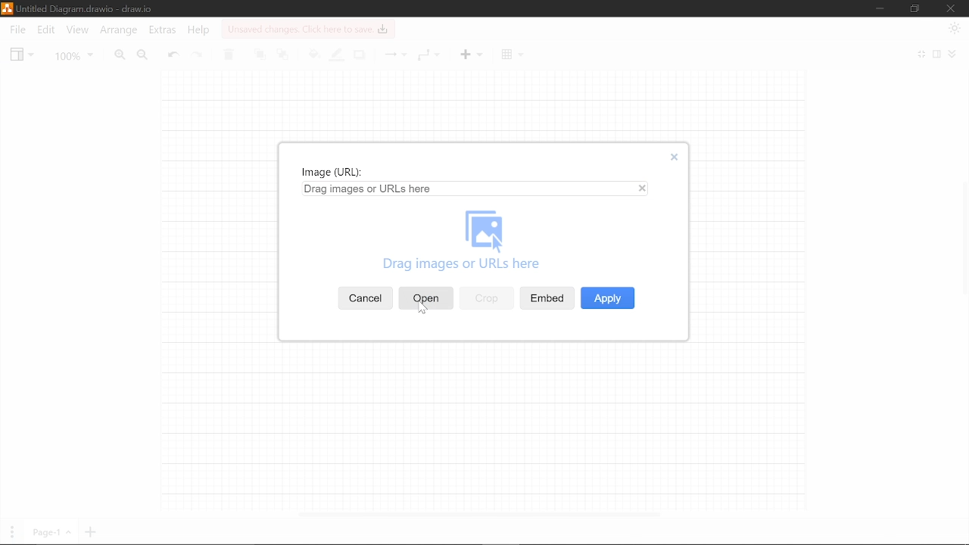  I want to click on Fill line, so click(335, 56).